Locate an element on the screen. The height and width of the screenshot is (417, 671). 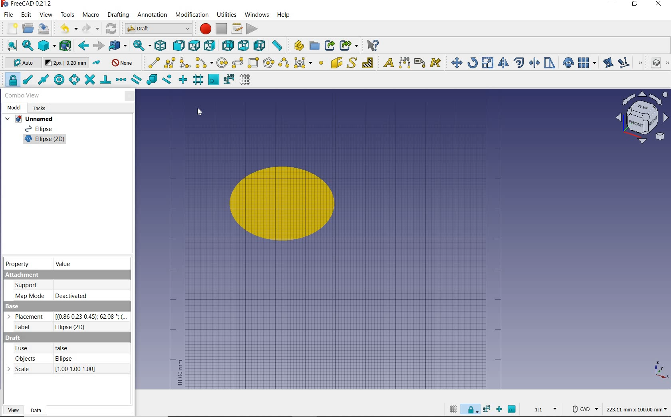
tools is located at coordinates (69, 15).